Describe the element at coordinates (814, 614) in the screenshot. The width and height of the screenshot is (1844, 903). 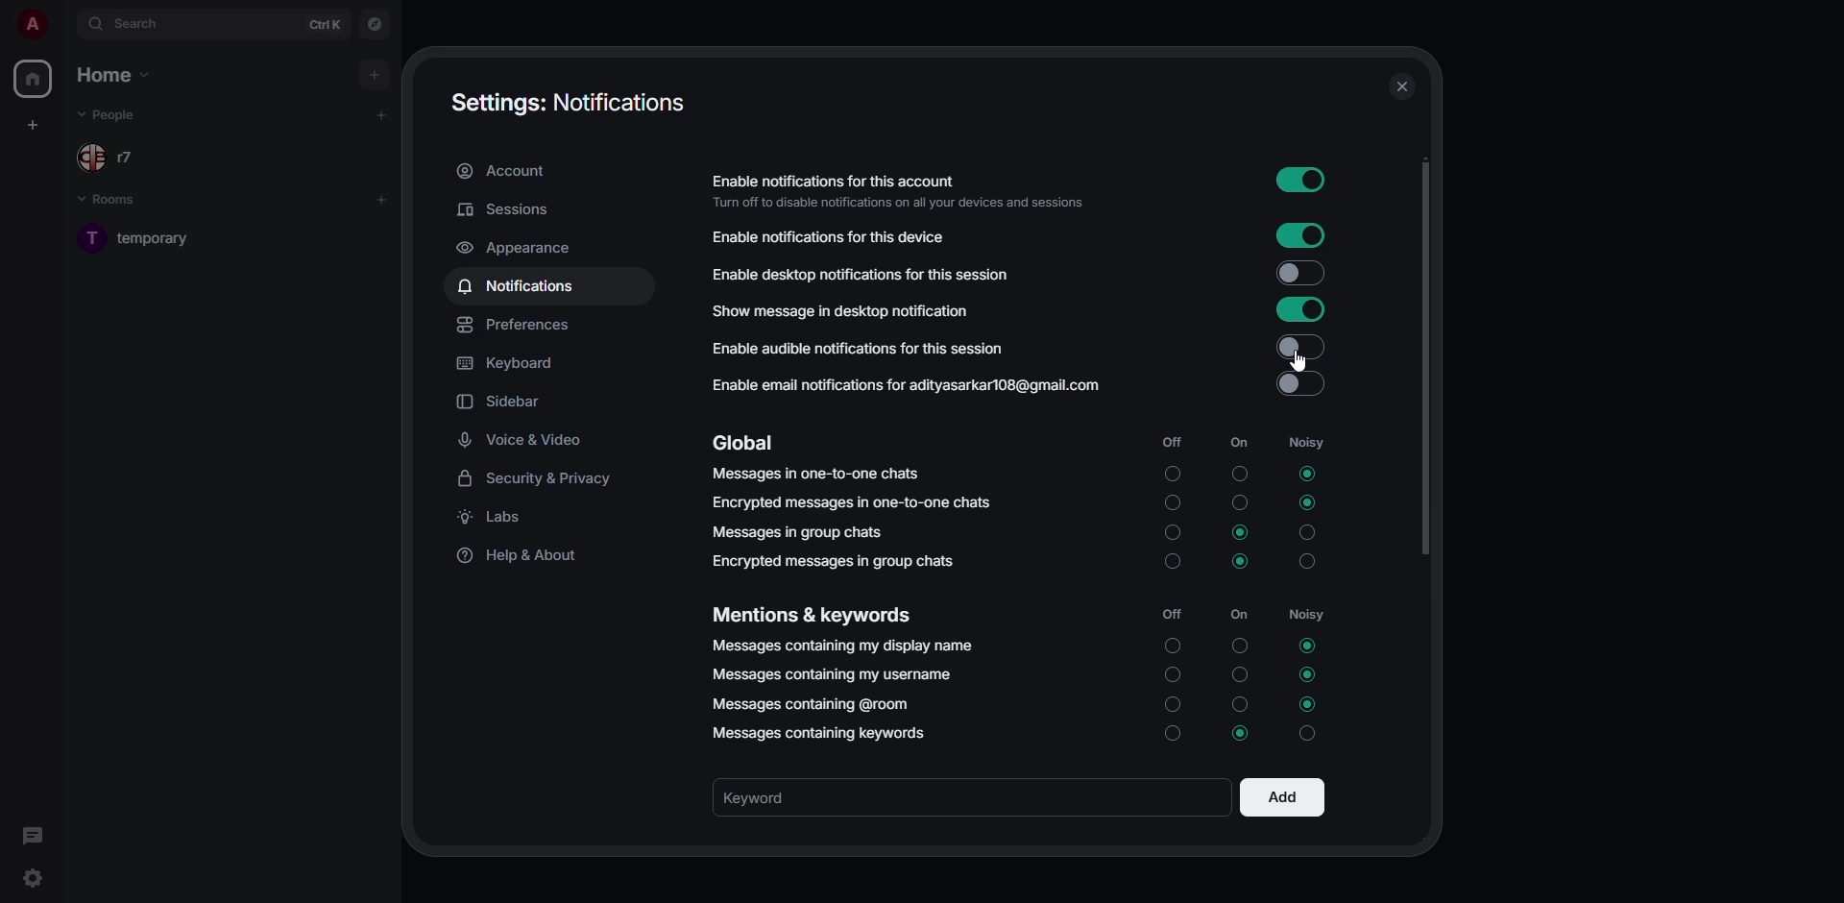
I see `mentions & keywords` at that location.